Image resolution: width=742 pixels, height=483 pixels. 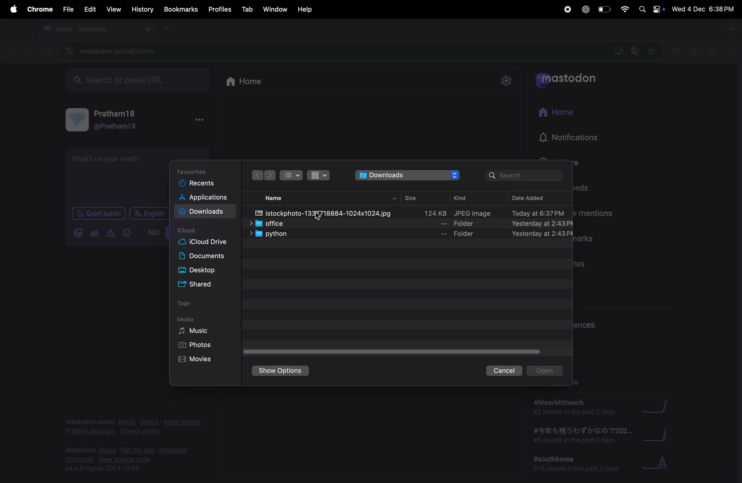 I want to click on kind, so click(x=465, y=197).